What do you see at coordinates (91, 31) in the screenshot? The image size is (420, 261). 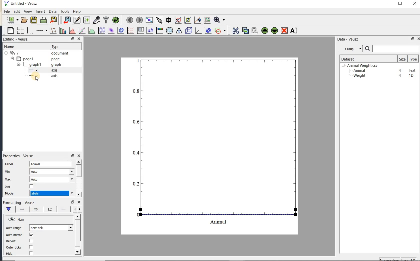 I see `plot a function` at bounding box center [91, 31].